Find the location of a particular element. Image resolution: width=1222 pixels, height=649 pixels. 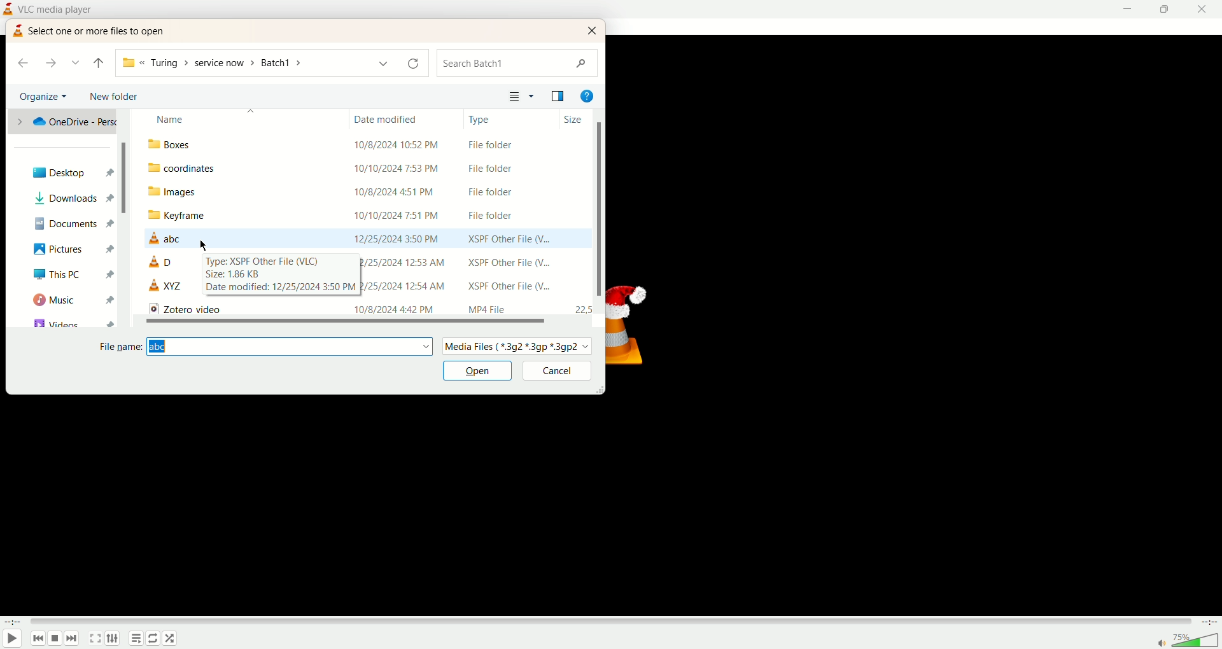

search is located at coordinates (519, 62).